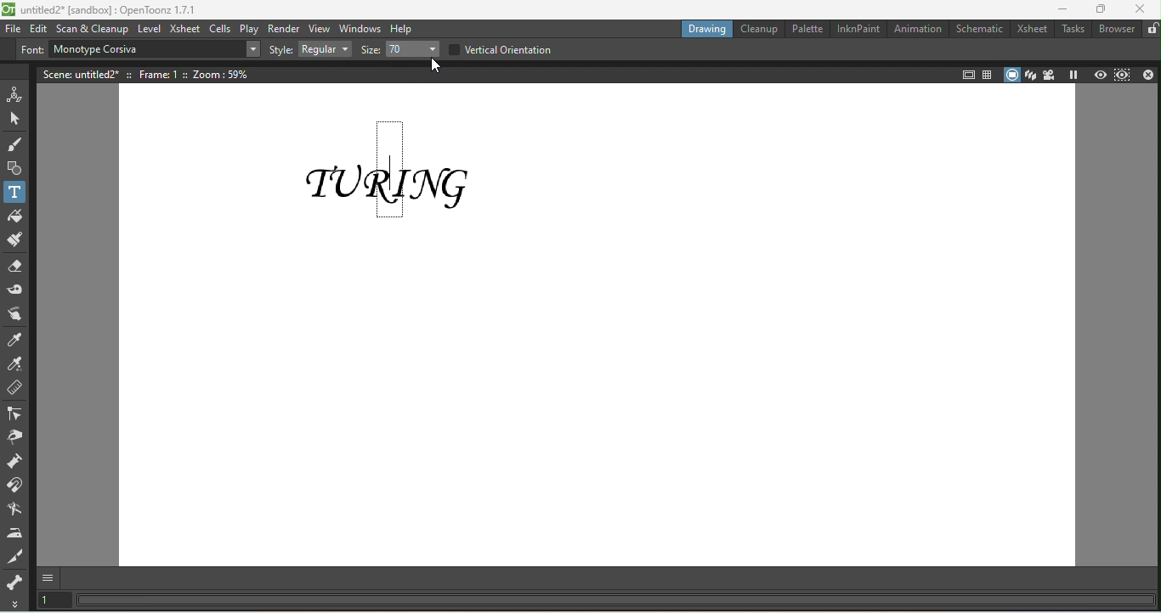  What do you see at coordinates (14, 93) in the screenshot?
I see `Animate tool` at bounding box center [14, 93].